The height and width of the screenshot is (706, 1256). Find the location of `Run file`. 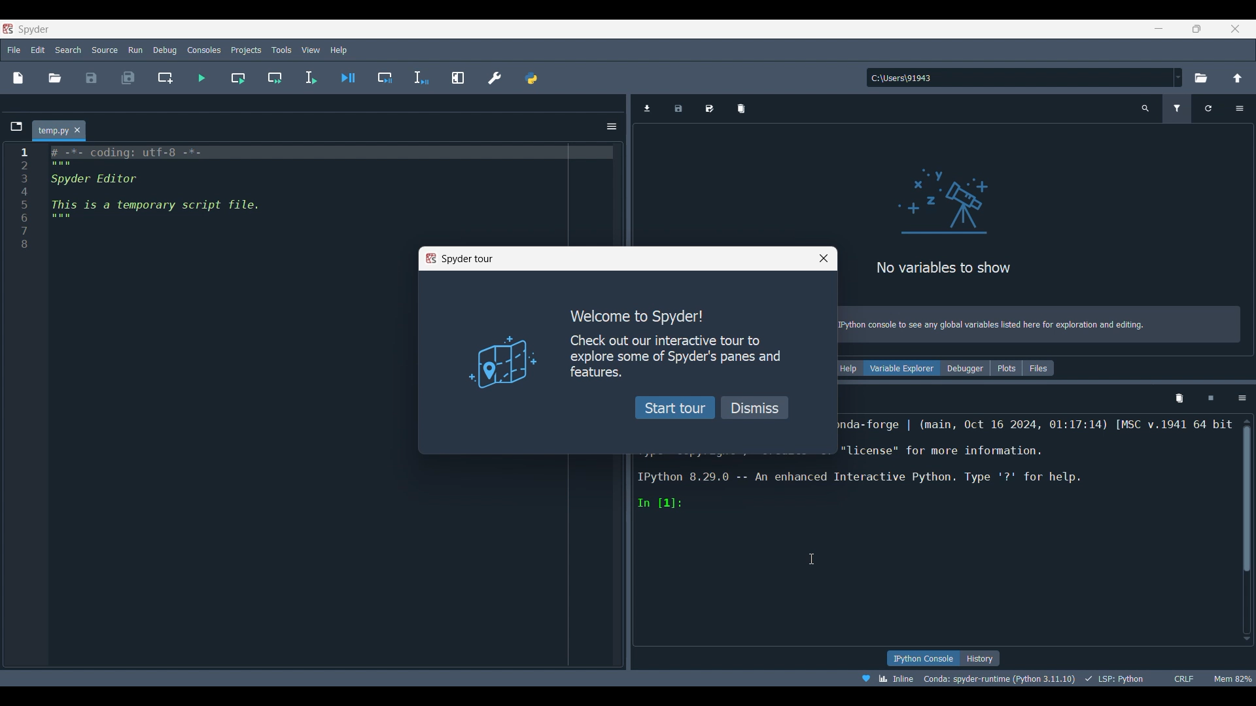

Run file is located at coordinates (202, 78).